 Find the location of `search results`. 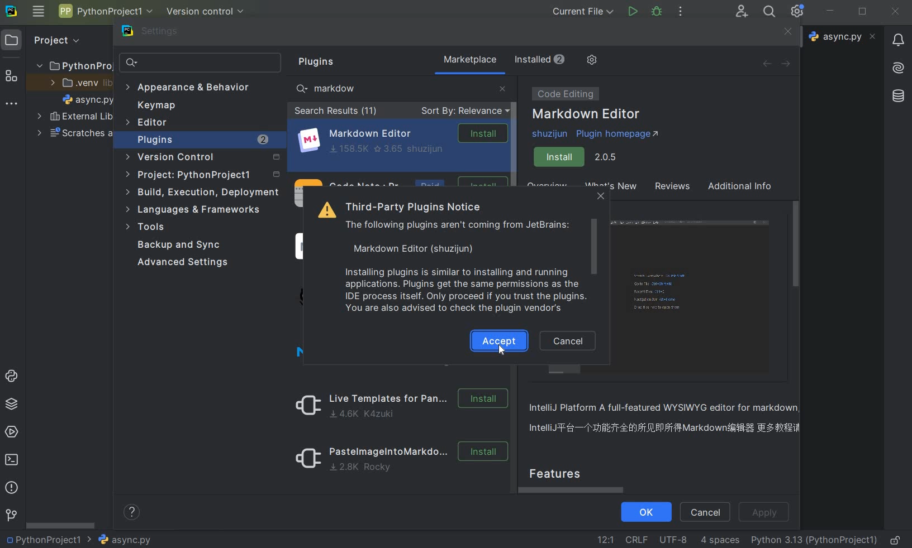

search results is located at coordinates (336, 112).